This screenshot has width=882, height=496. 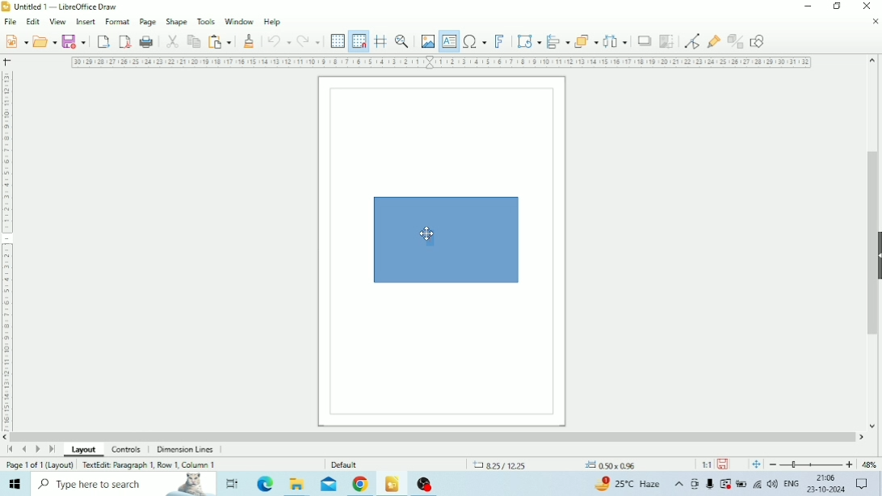 What do you see at coordinates (32, 22) in the screenshot?
I see `Edit` at bounding box center [32, 22].